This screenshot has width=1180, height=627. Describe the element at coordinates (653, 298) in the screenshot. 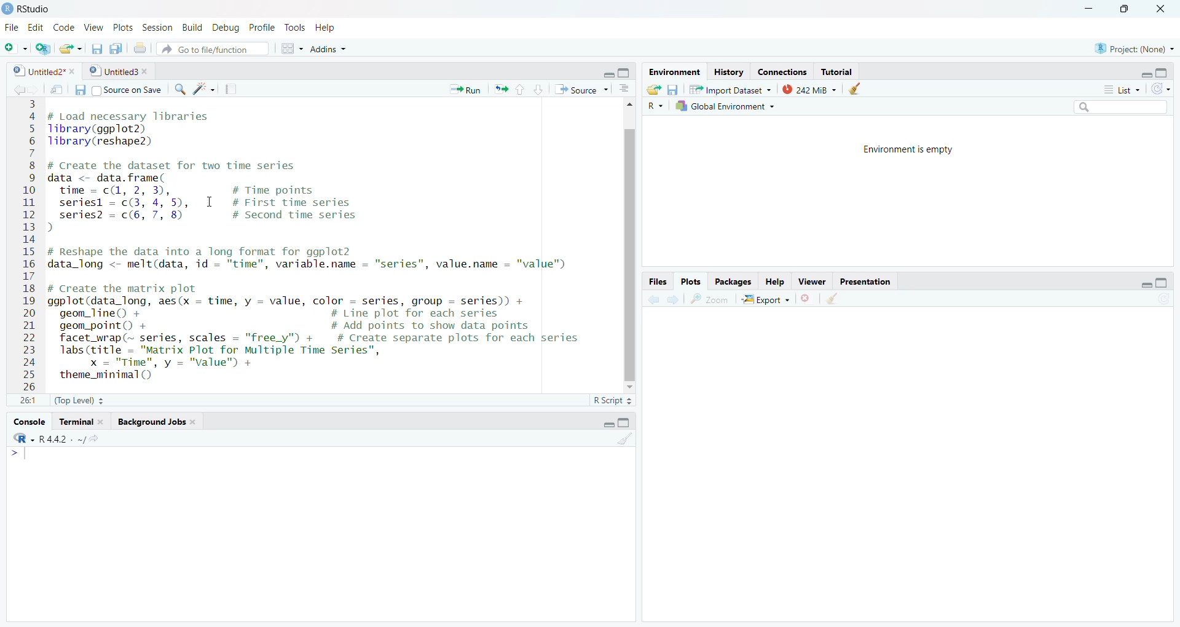

I see `move back` at that location.